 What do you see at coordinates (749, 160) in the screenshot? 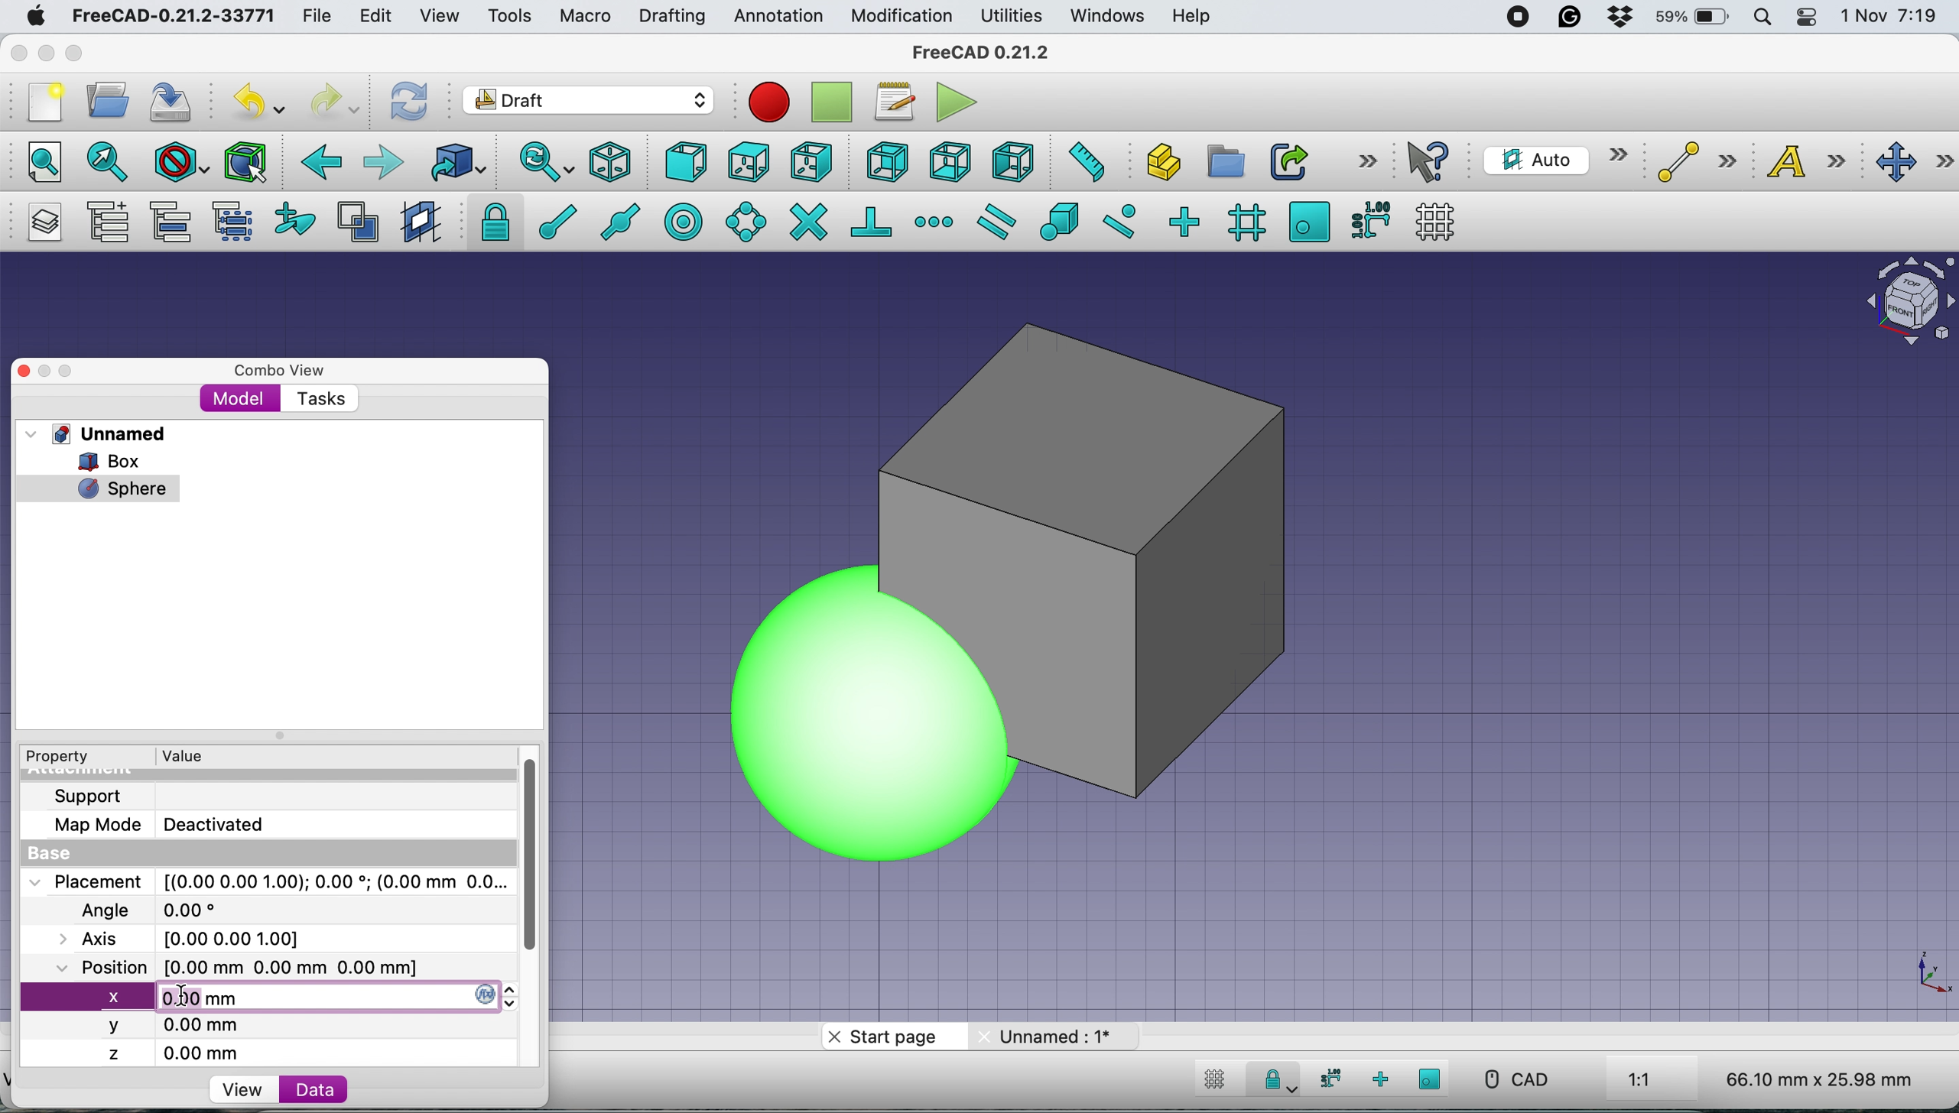
I see `top` at bounding box center [749, 160].